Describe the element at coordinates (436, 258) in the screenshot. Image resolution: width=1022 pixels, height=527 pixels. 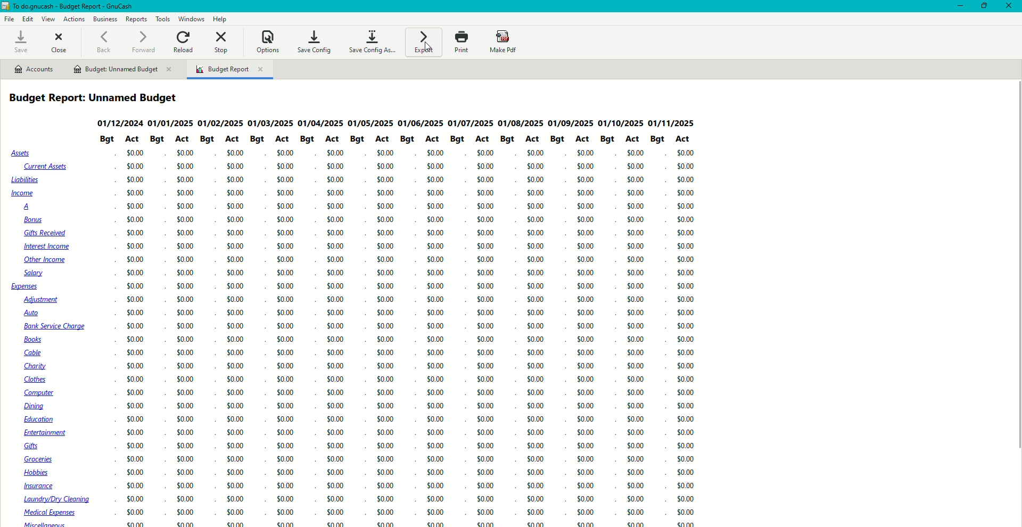
I see `$0.00` at that location.